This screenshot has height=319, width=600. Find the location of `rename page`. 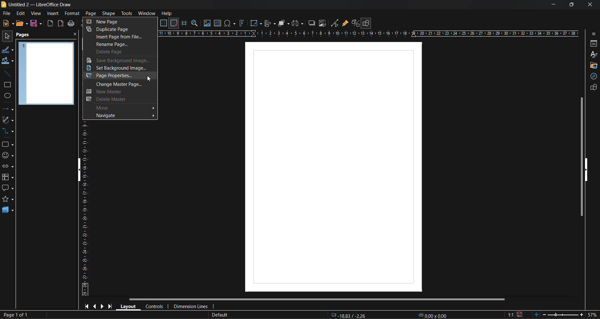

rename page is located at coordinates (112, 45).